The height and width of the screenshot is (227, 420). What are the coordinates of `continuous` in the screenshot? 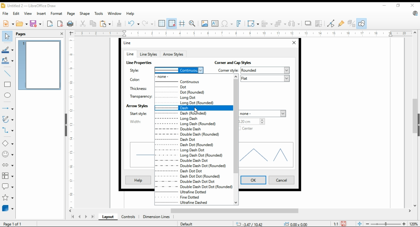 It's located at (193, 82).